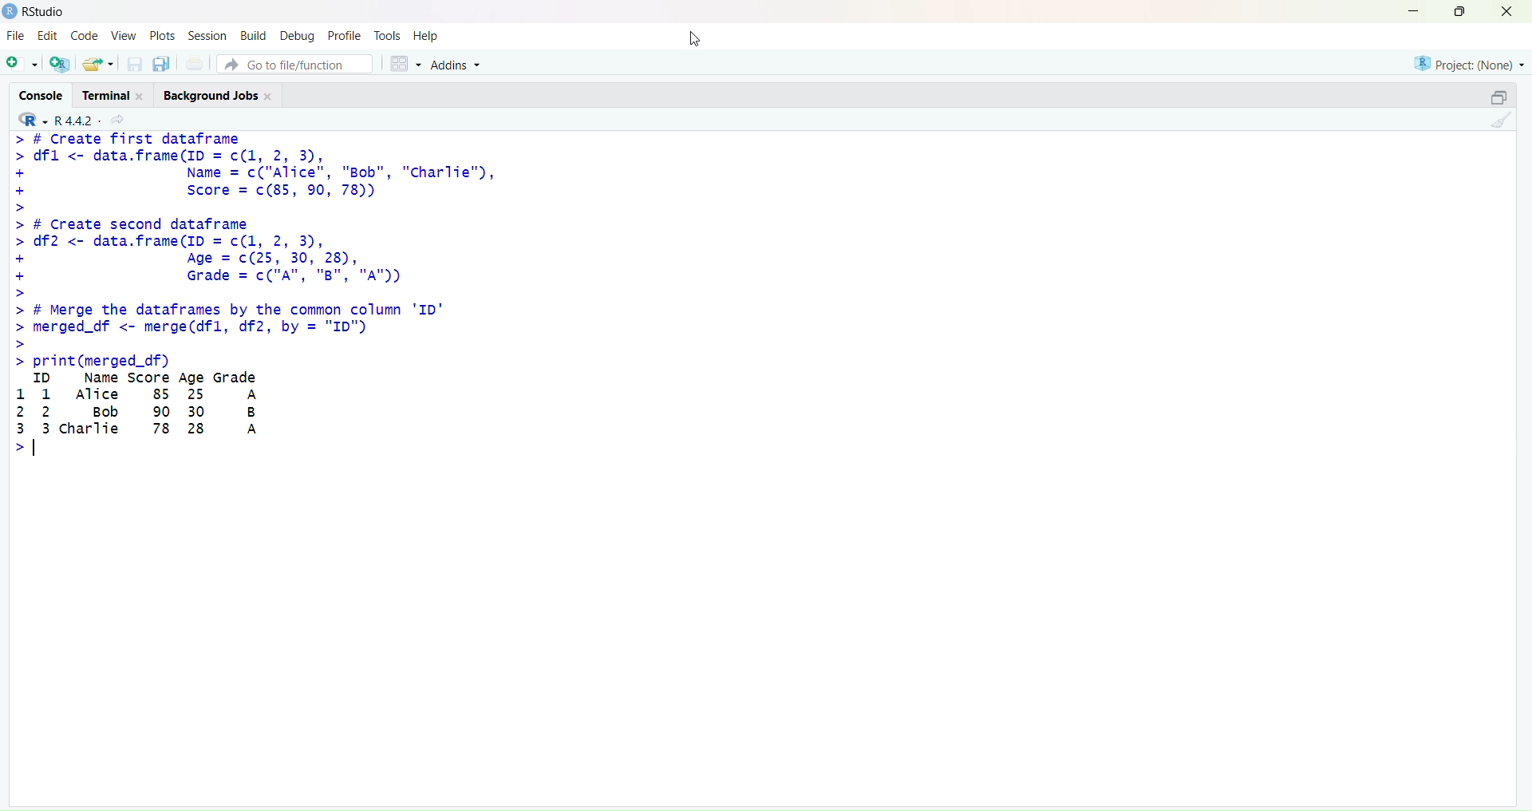  I want to click on Background Jobs, so click(219, 94).